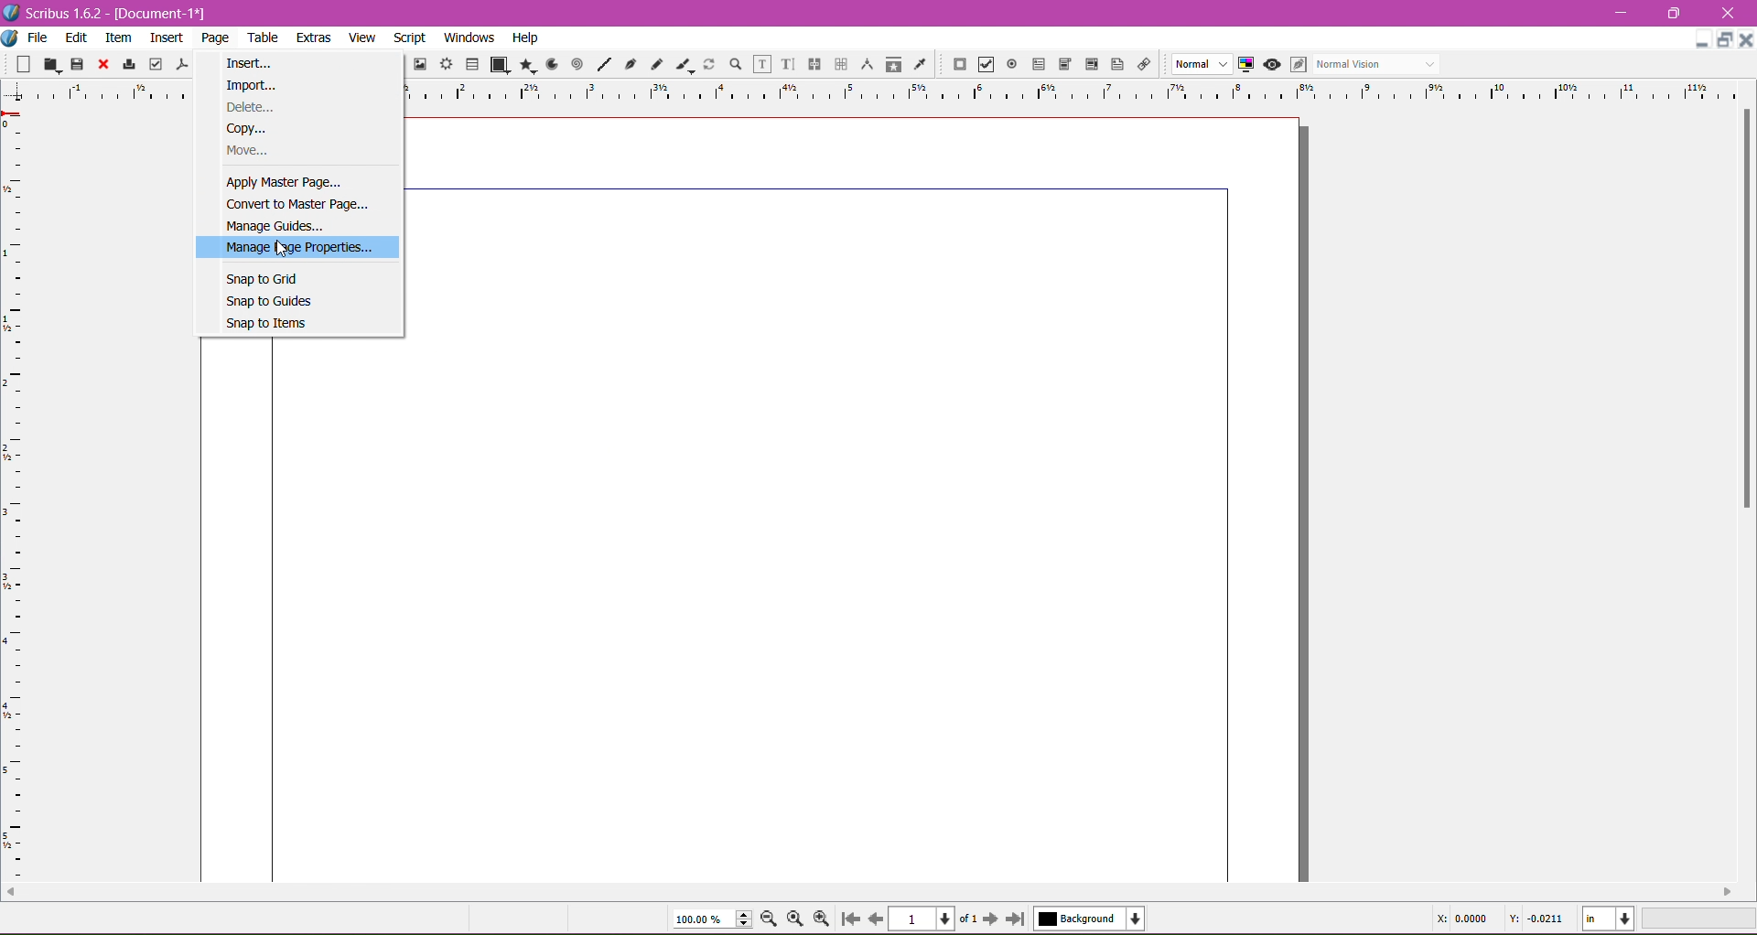 This screenshot has width=1757, height=935. I want to click on Copy Item Properties, so click(893, 64).